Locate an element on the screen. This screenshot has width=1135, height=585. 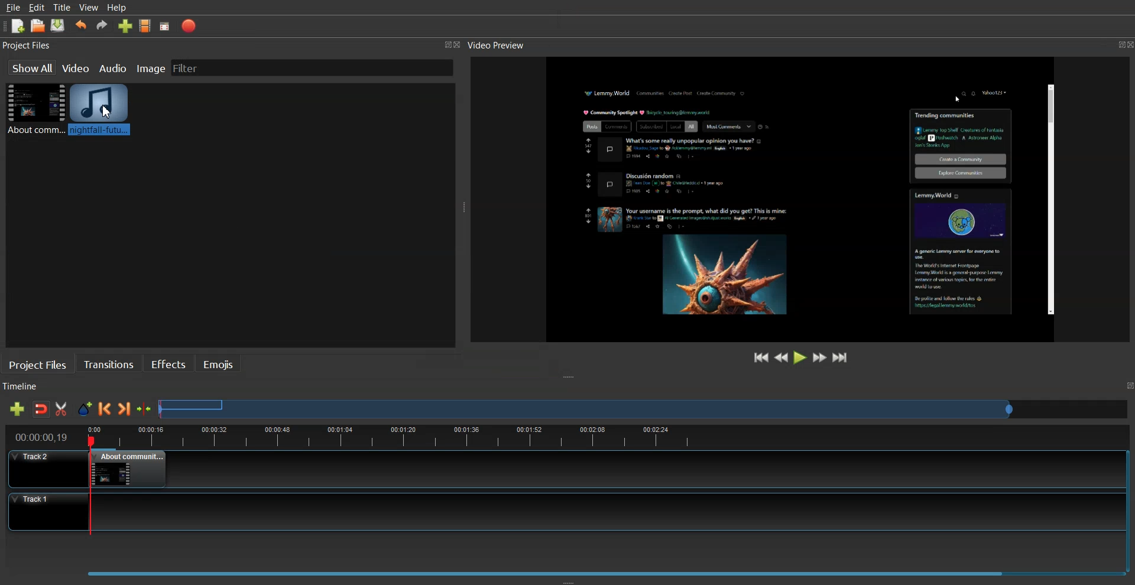
Image is located at coordinates (151, 67).